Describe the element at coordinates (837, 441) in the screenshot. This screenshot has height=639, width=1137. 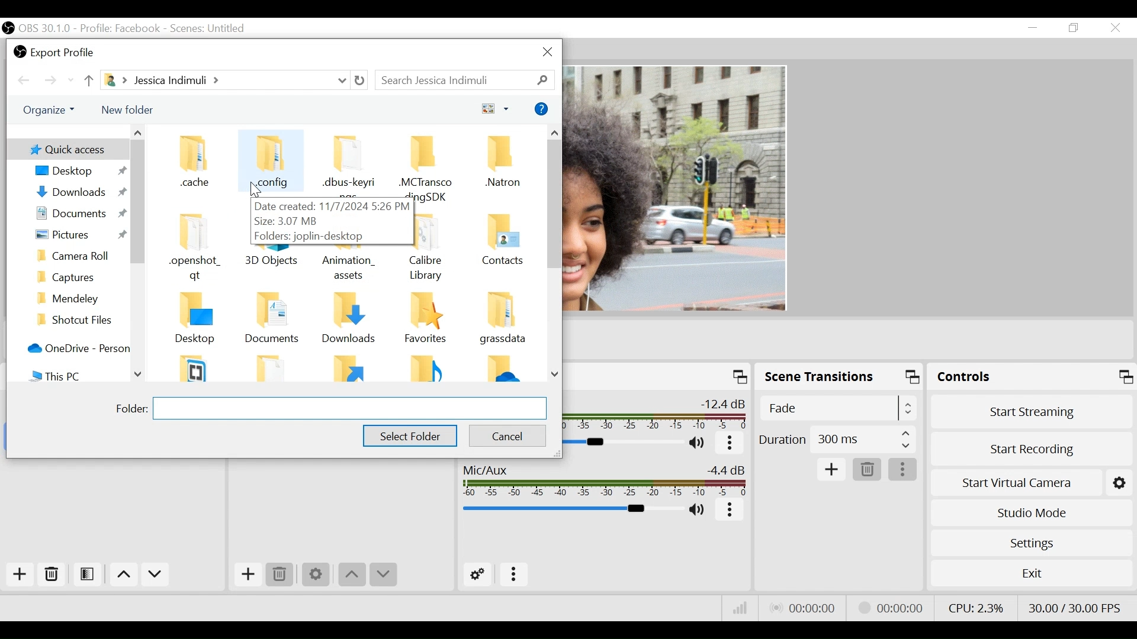
I see `Duration` at that location.